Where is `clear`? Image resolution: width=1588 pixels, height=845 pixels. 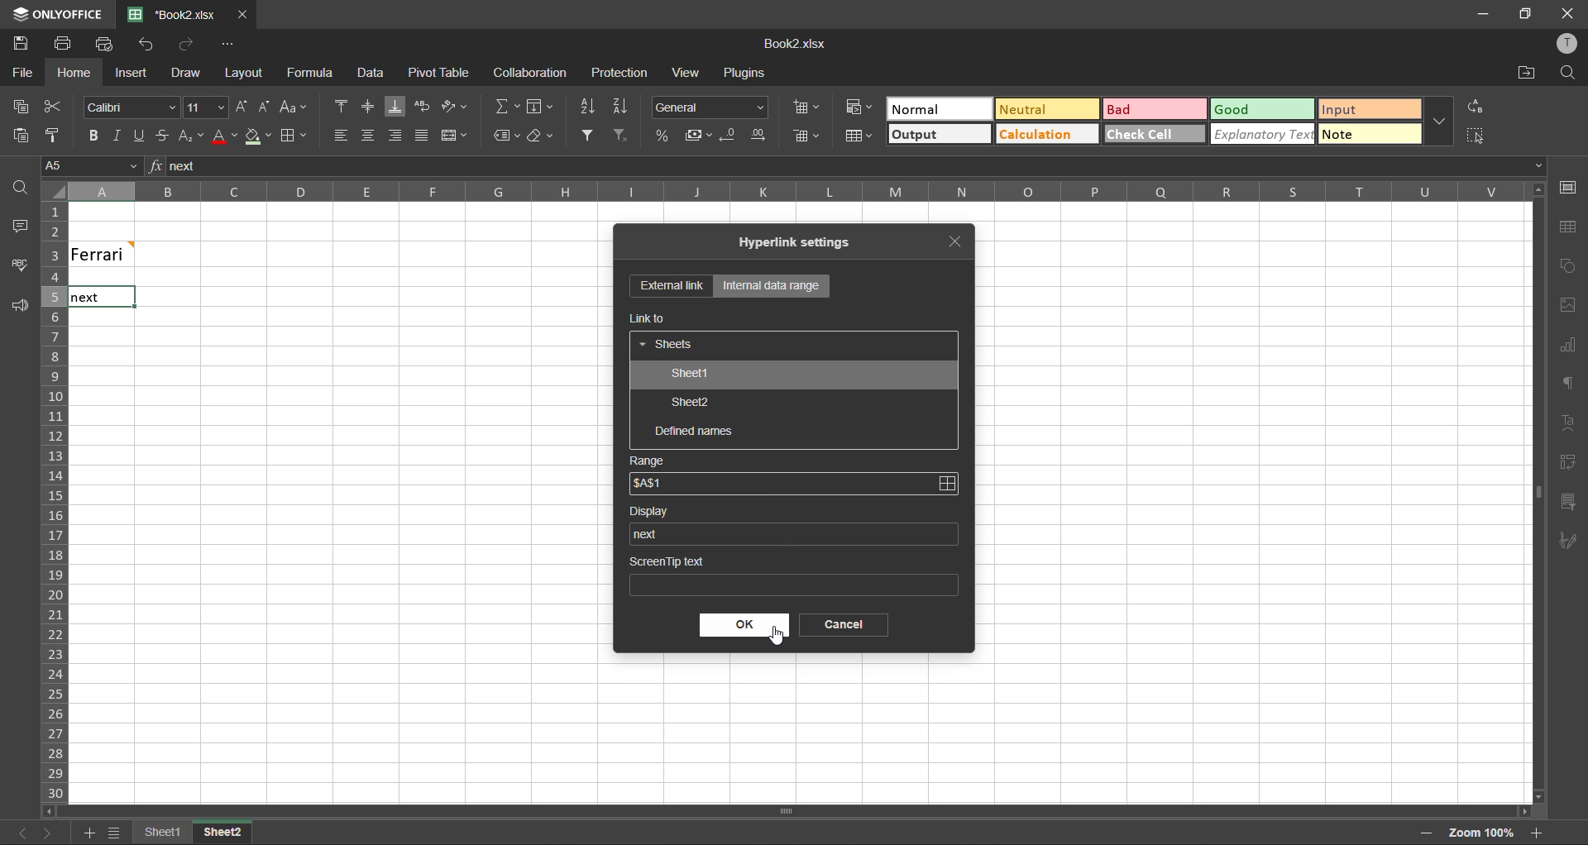 clear is located at coordinates (542, 137).